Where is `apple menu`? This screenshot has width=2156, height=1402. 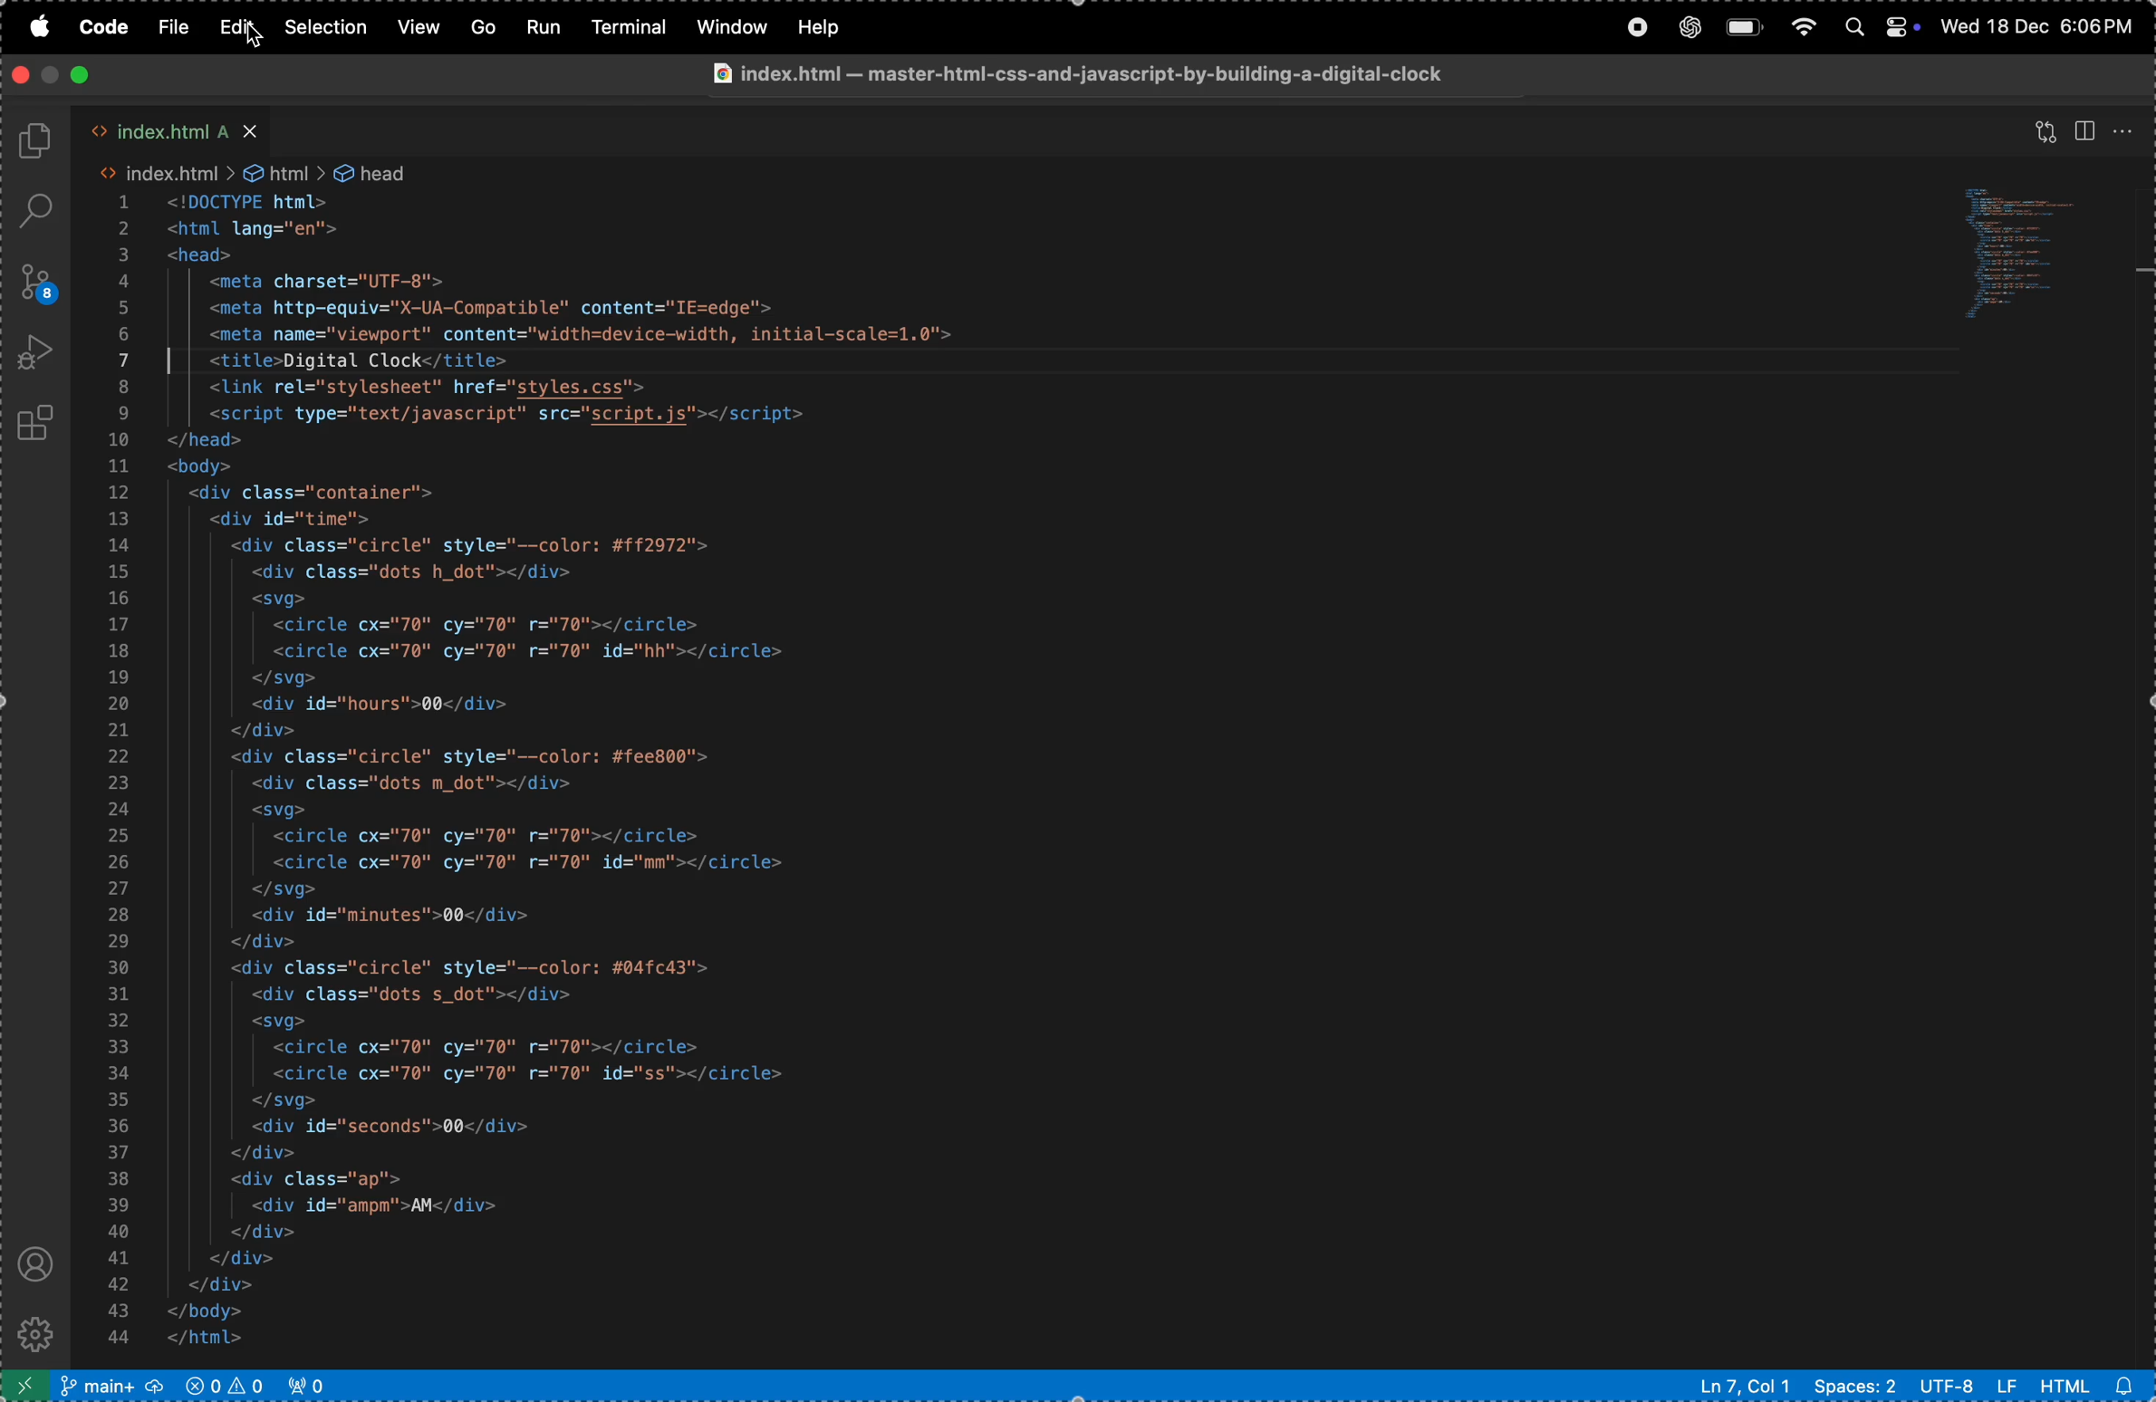
apple menu is located at coordinates (34, 28).